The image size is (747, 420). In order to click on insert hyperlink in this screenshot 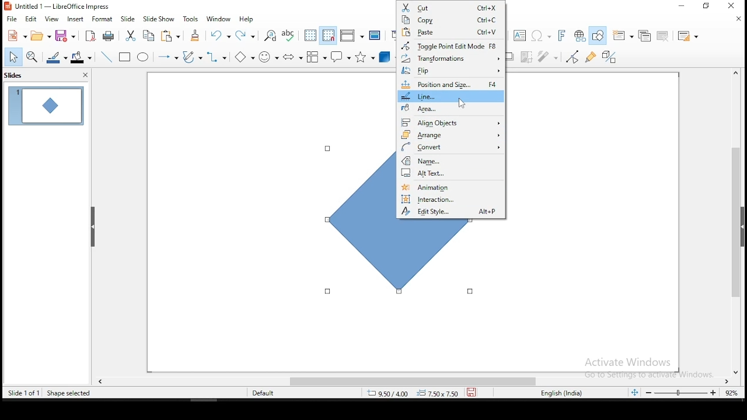, I will do `click(580, 36)`.